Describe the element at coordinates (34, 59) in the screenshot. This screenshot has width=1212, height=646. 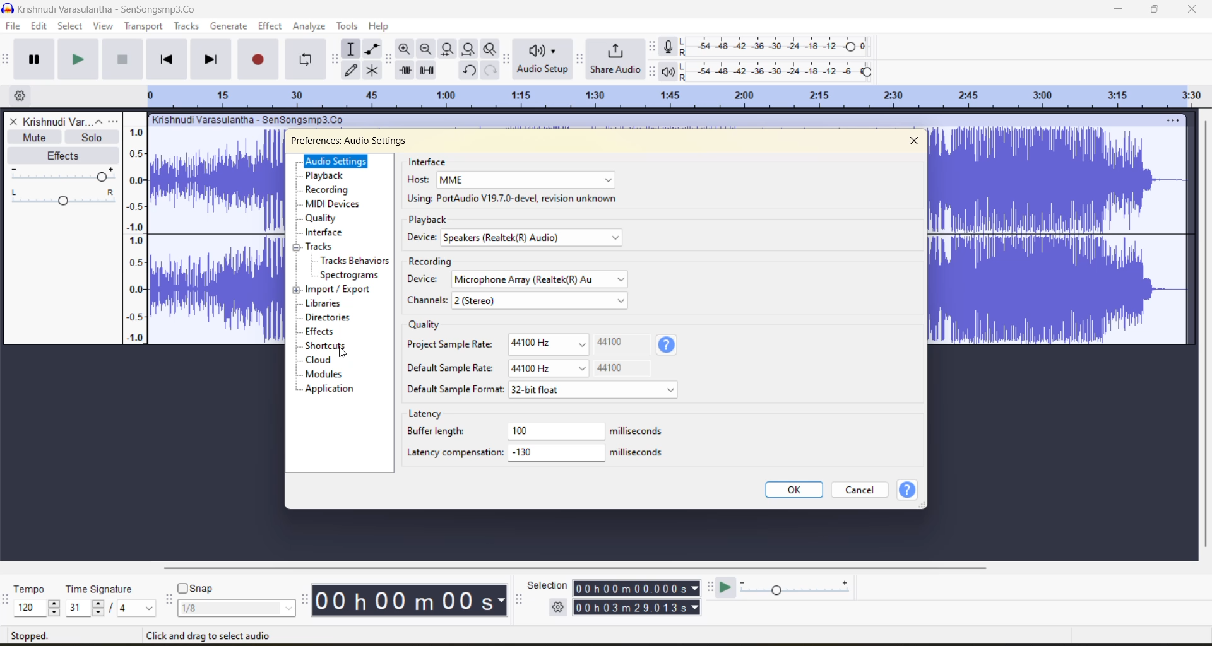
I see `pause` at that location.